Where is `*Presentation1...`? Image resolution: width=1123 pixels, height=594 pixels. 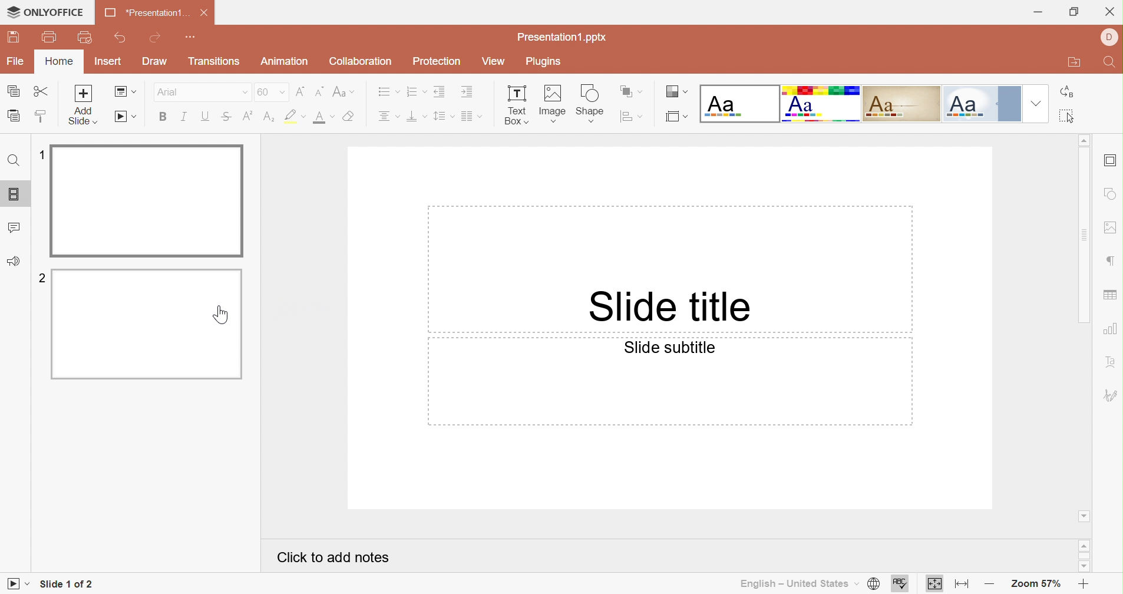
*Presentation1... is located at coordinates (147, 13).